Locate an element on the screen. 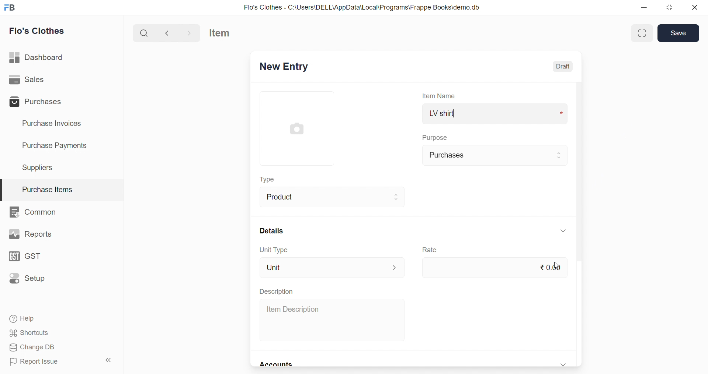 Image resolution: width=708 pixels, height=374 pixels. Flo's Clothes is located at coordinates (41, 31).